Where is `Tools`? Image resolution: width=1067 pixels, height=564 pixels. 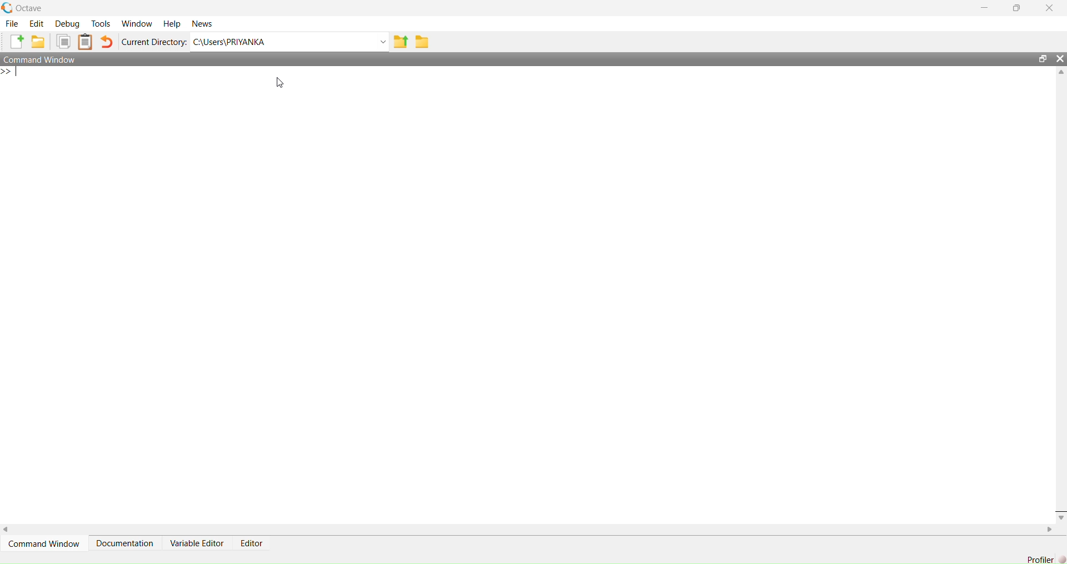
Tools is located at coordinates (100, 23).